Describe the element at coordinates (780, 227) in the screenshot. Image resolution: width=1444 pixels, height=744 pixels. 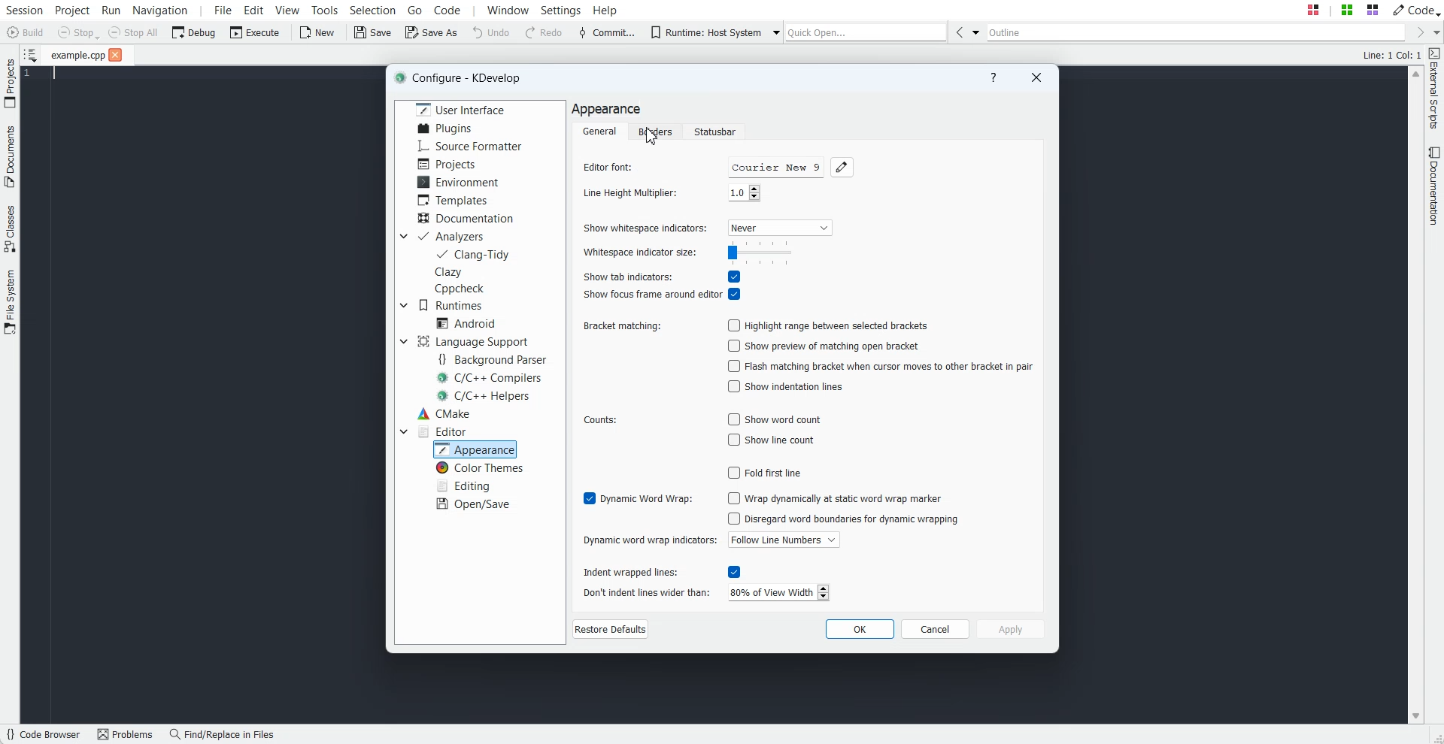
I see `Never` at that location.